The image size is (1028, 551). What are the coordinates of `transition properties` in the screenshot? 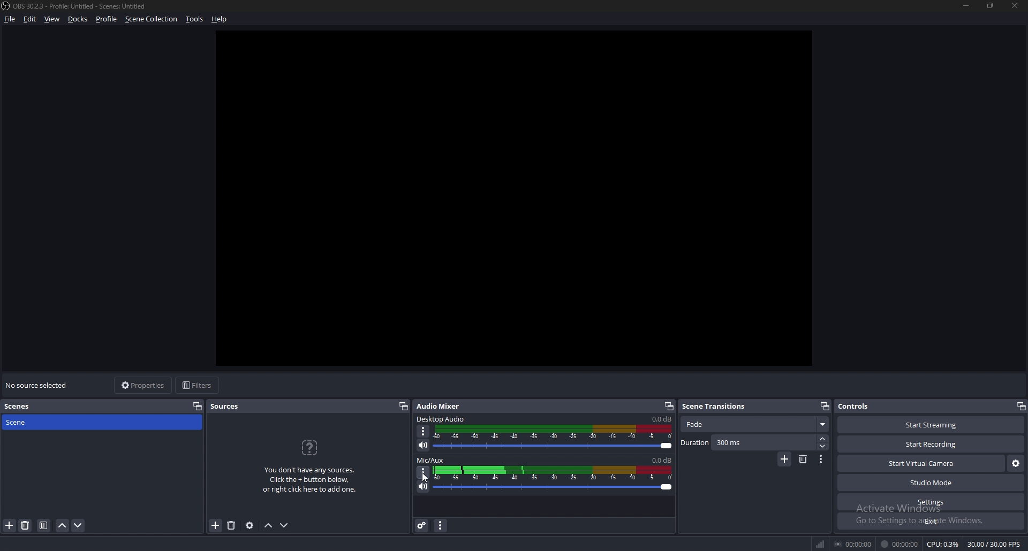 It's located at (822, 460).